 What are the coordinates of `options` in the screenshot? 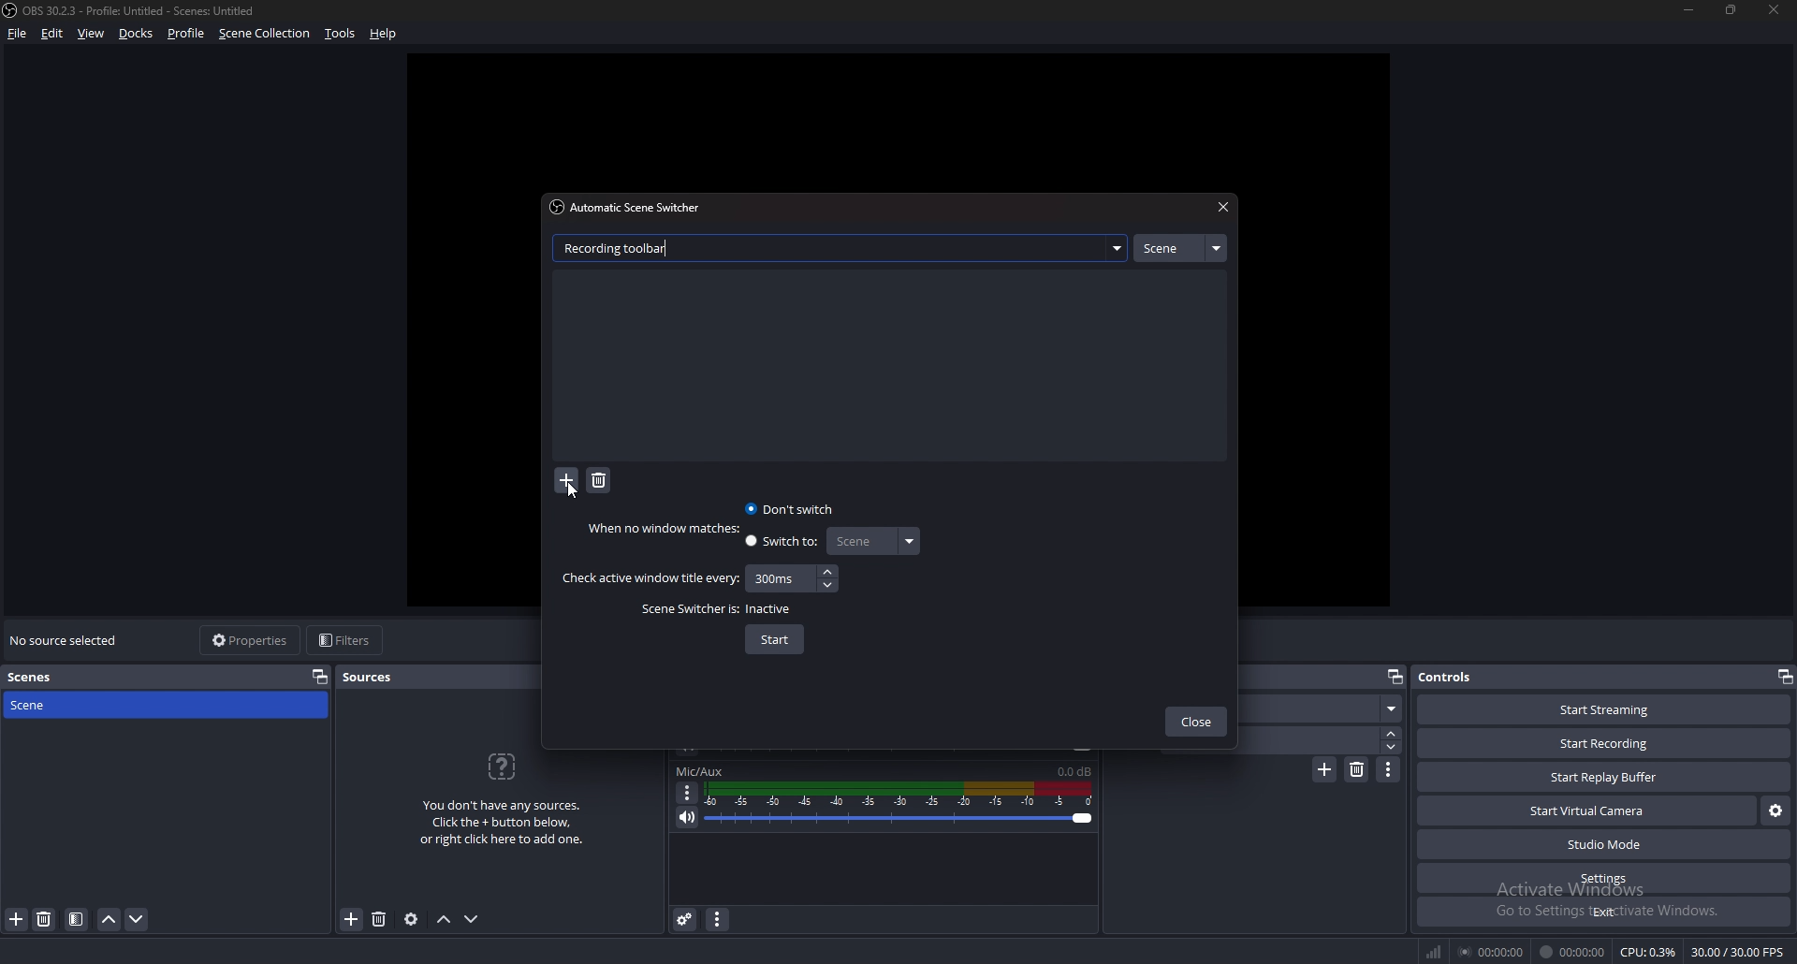 It's located at (688, 793).